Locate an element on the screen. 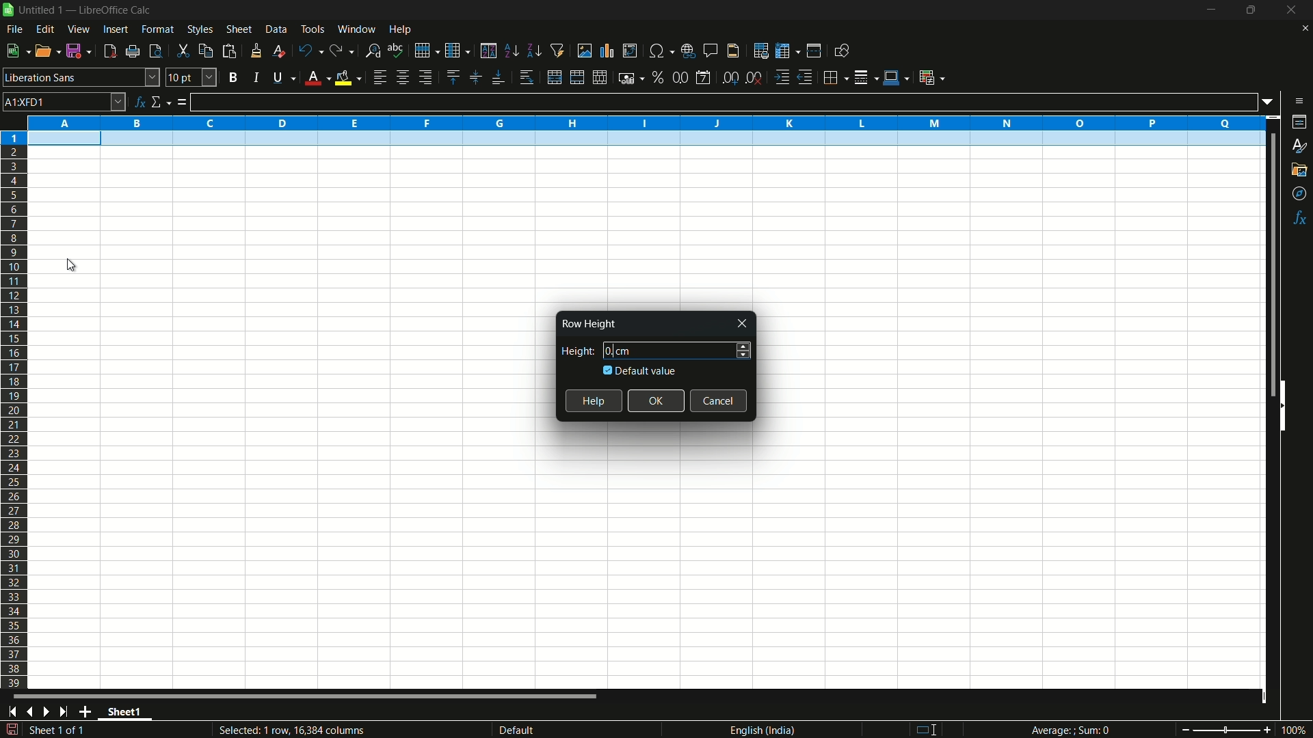 Image resolution: width=1313 pixels, height=738 pixels. data menu is located at coordinates (276, 29).